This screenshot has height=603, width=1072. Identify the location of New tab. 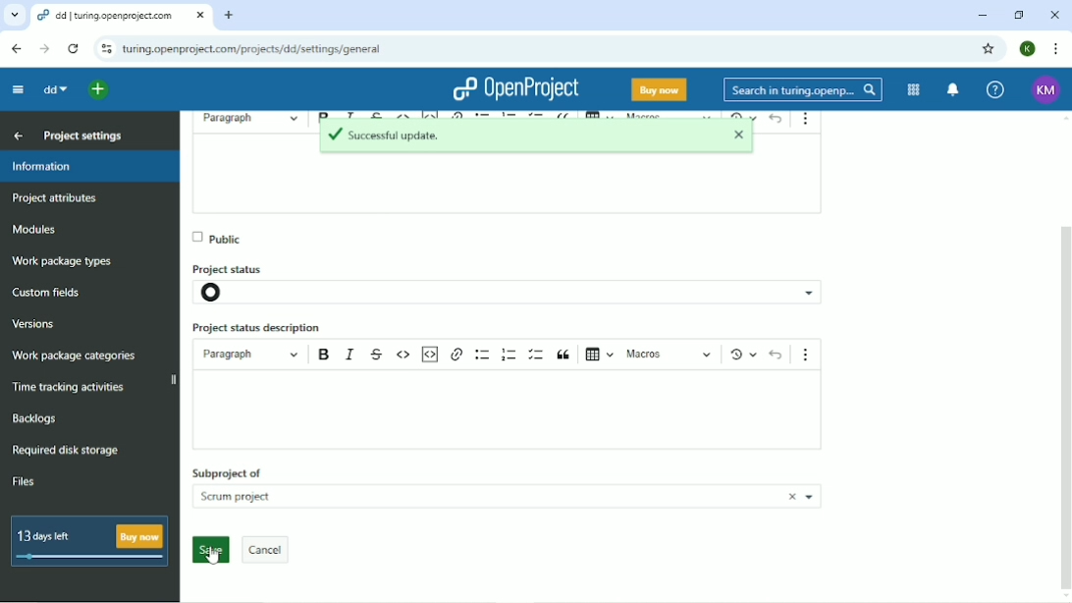
(231, 16).